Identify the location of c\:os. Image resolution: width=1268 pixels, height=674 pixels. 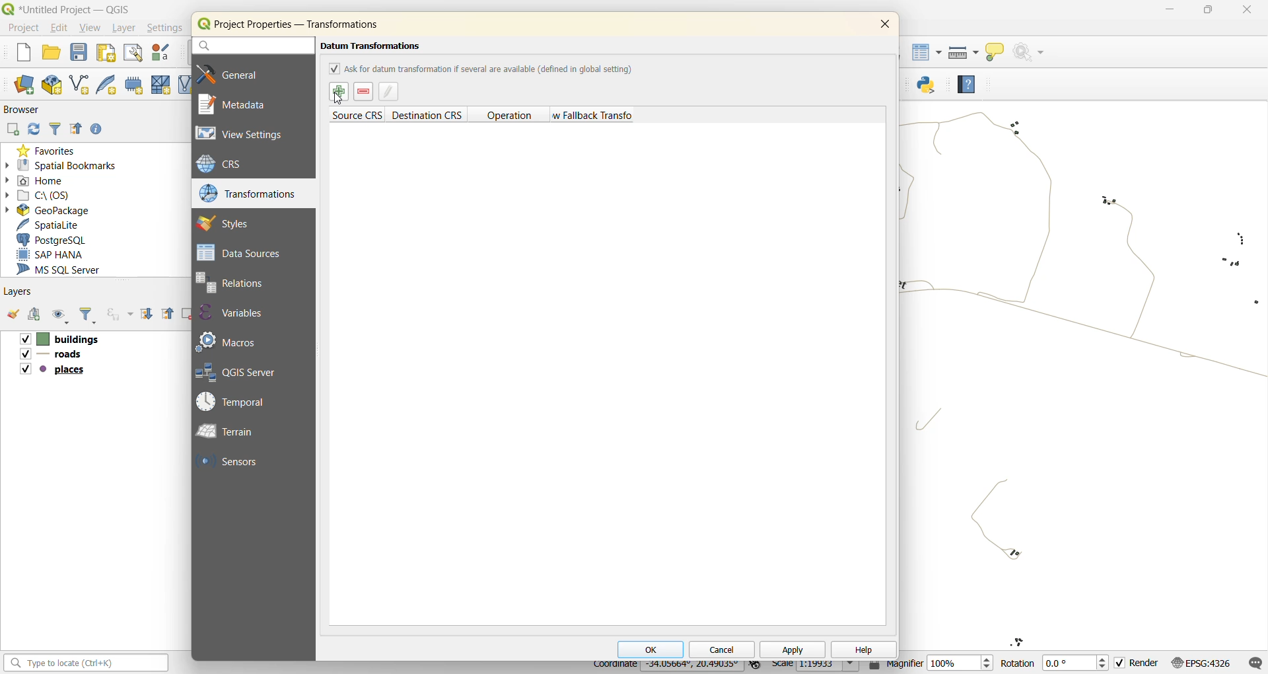
(44, 194).